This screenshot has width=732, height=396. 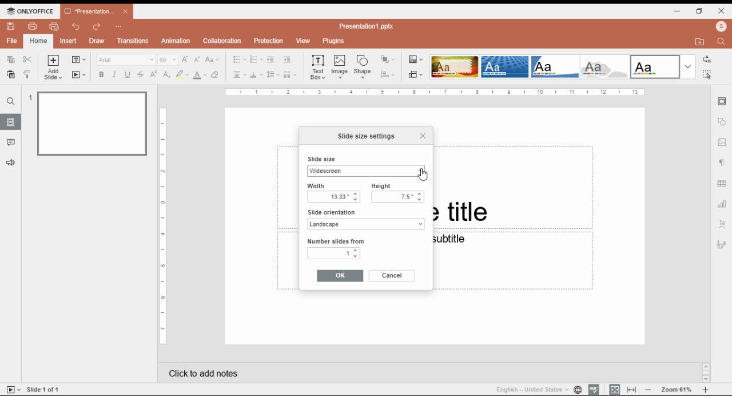 I want to click on plugins, so click(x=334, y=41).